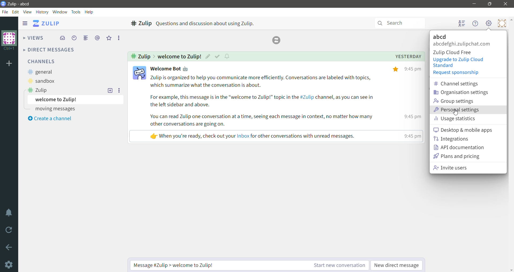 This screenshot has height=272, width=514. Describe the element at coordinates (9, 247) in the screenshot. I see `Go back` at that location.